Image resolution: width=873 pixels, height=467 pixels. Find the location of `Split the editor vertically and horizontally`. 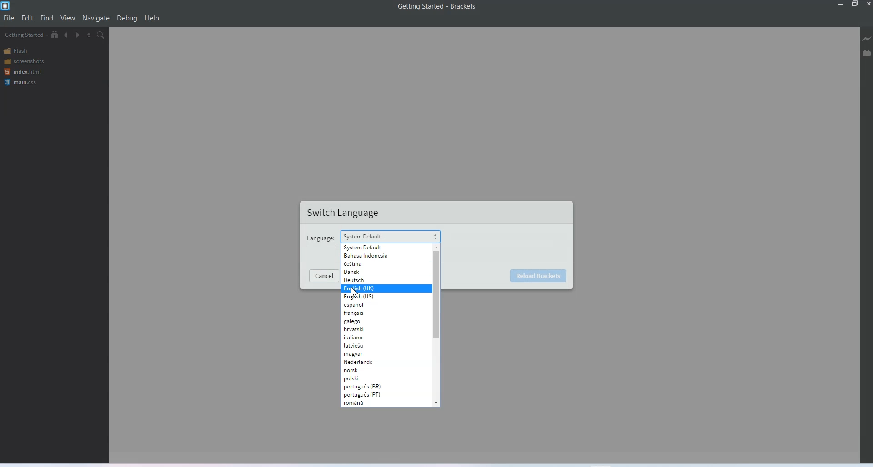

Split the editor vertically and horizontally is located at coordinates (89, 35).